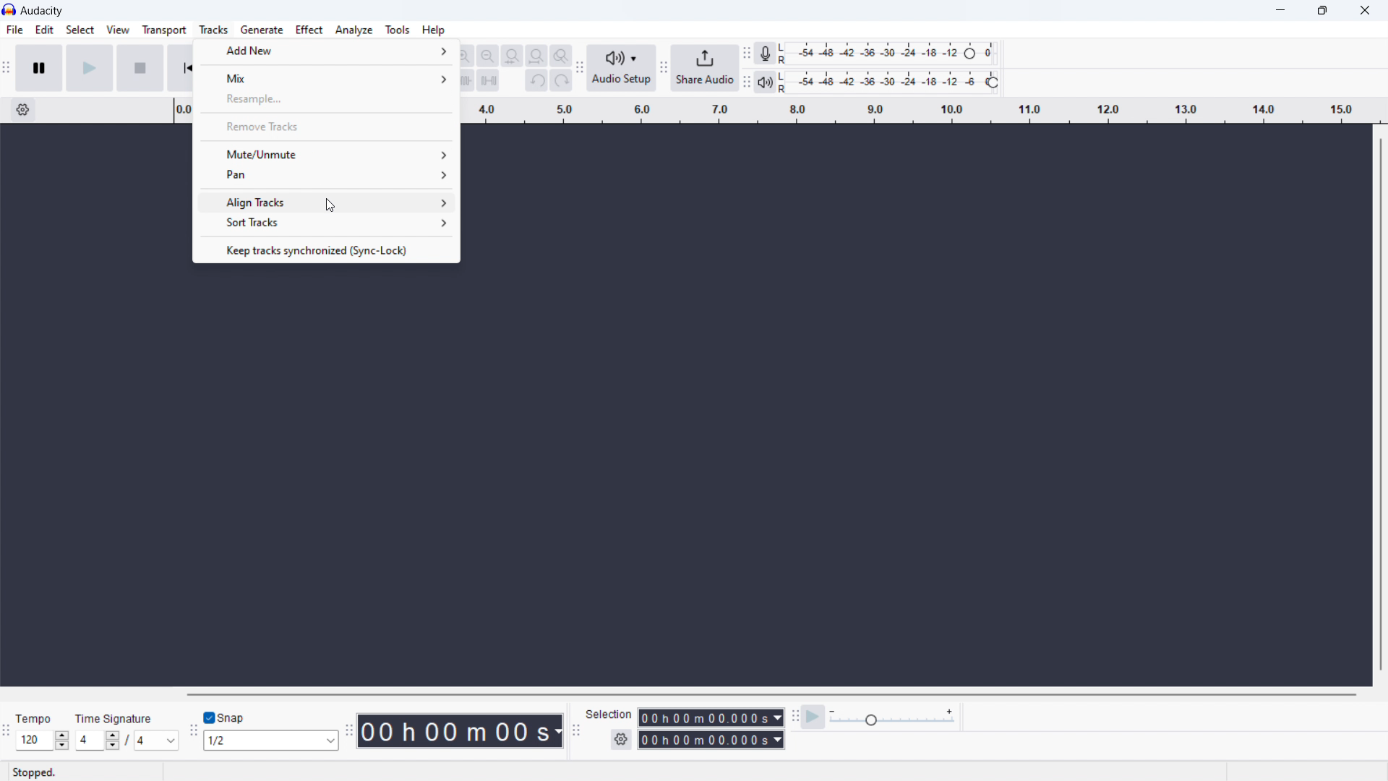 This screenshot has height=781, width=1388. What do you see at coordinates (463, 55) in the screenshot?
I see `zoom in` at bounding box center [463, 55].